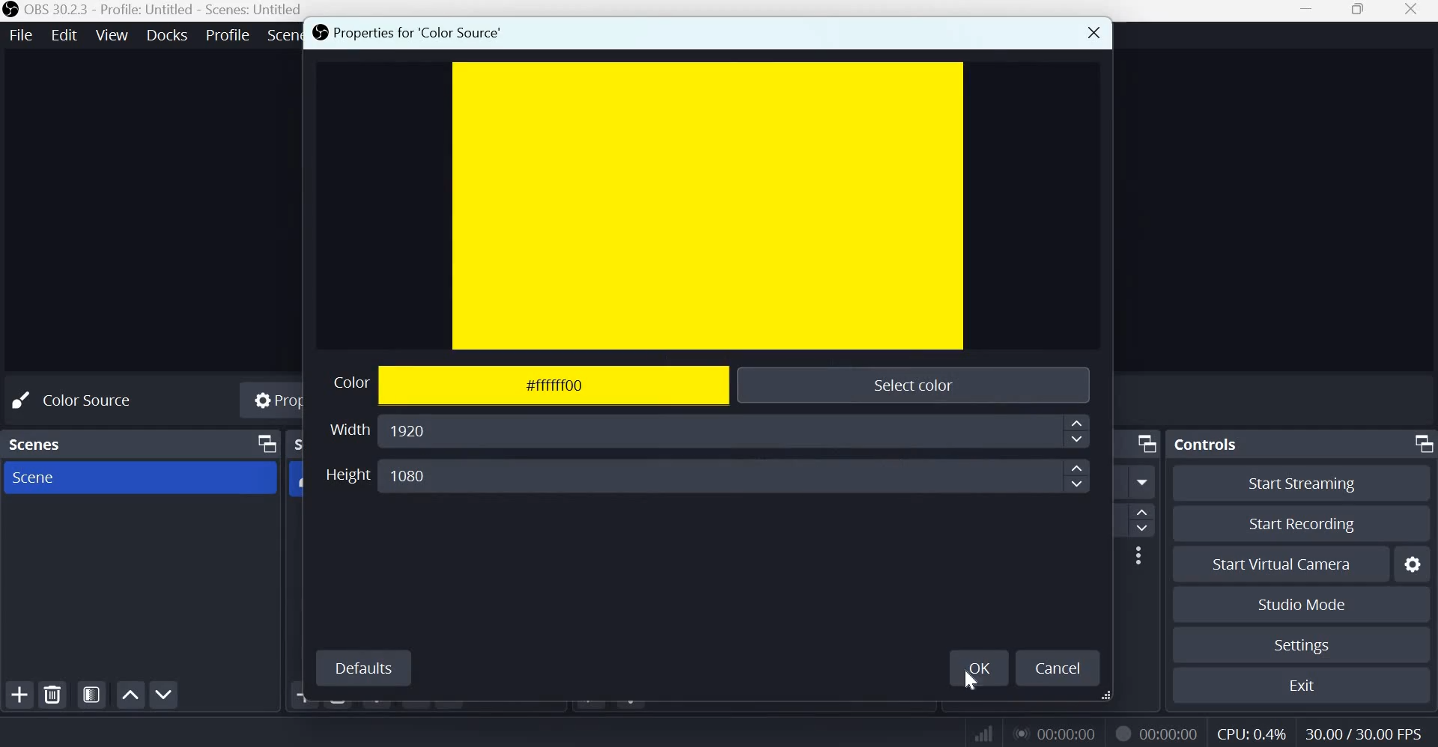 The width and height of the screenshot is (1438, 747). I want to click on Scene, so click(33, 478).